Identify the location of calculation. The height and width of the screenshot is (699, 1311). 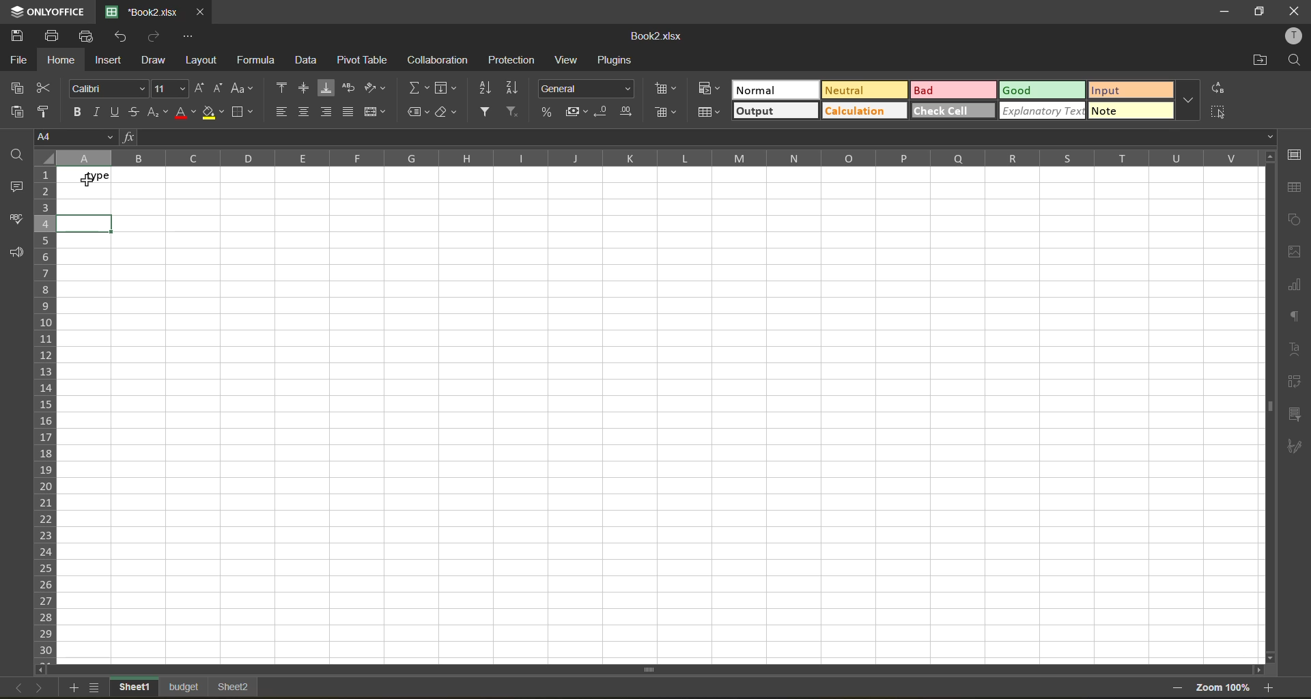
(863, 110).